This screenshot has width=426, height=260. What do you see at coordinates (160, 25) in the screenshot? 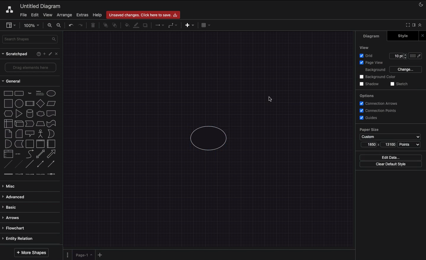
I see `Connection ` at bounding box center [160, 25].